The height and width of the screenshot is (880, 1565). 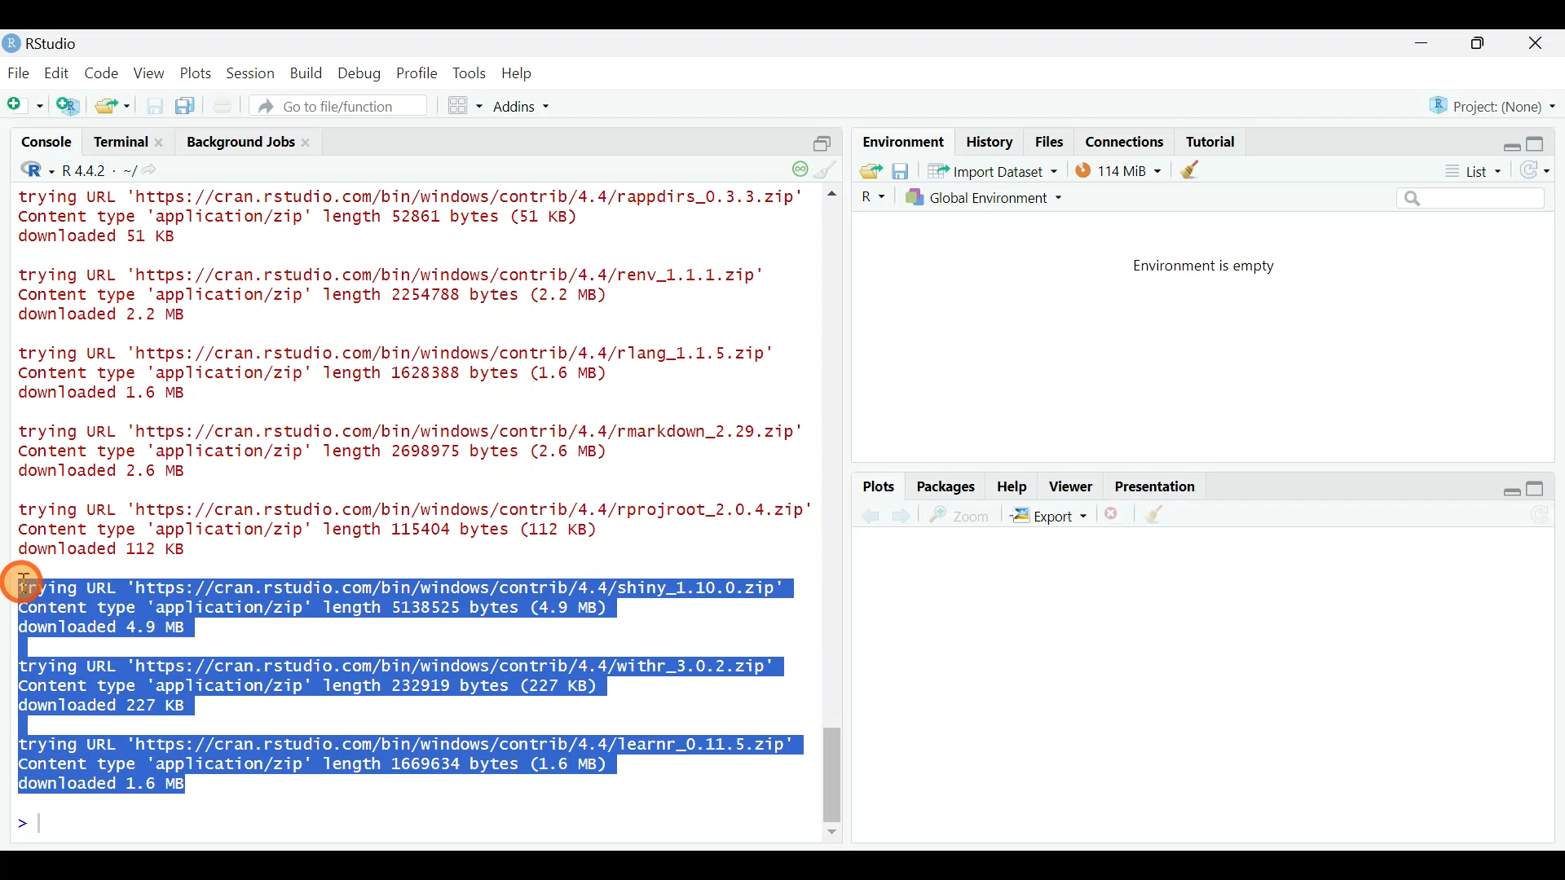 I want to click on History, so click(x=990, y=141).